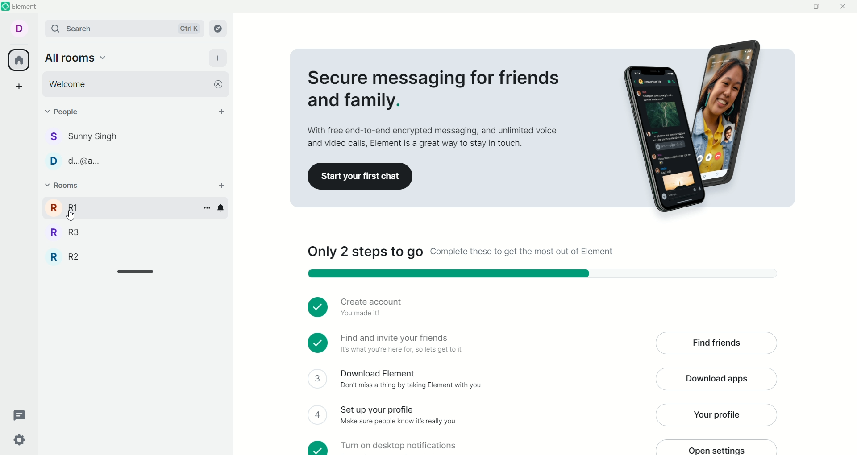  Describe the element at coordinates (65, 185) in the screenshot. I see `rooms` at that location.